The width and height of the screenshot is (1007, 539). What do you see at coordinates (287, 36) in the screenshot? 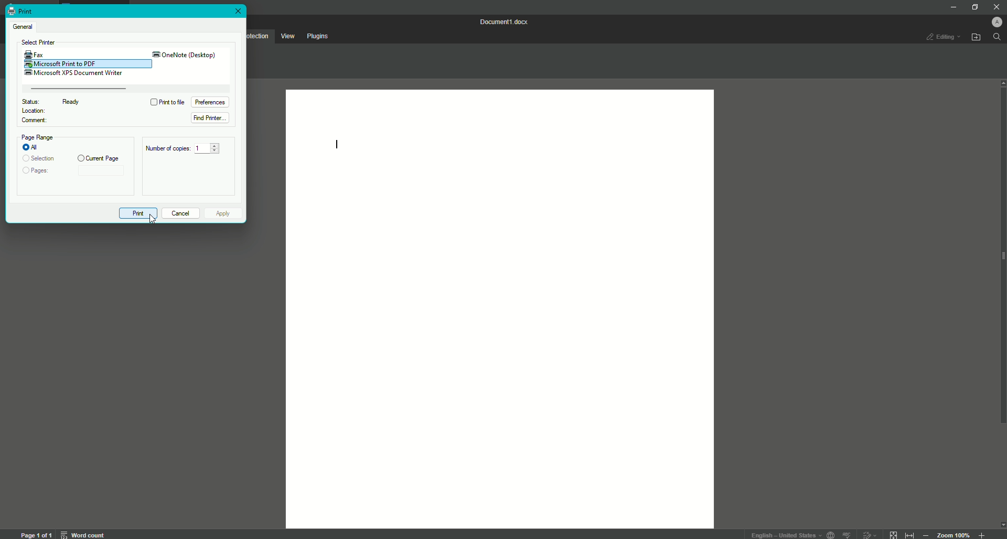
I see `View` at bounding box center [287, 36].